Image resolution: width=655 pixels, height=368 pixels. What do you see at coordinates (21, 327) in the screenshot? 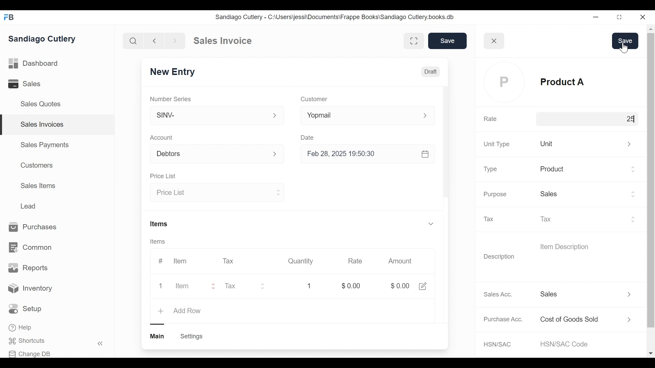
I see `Help` at bounding box center [21, 327].